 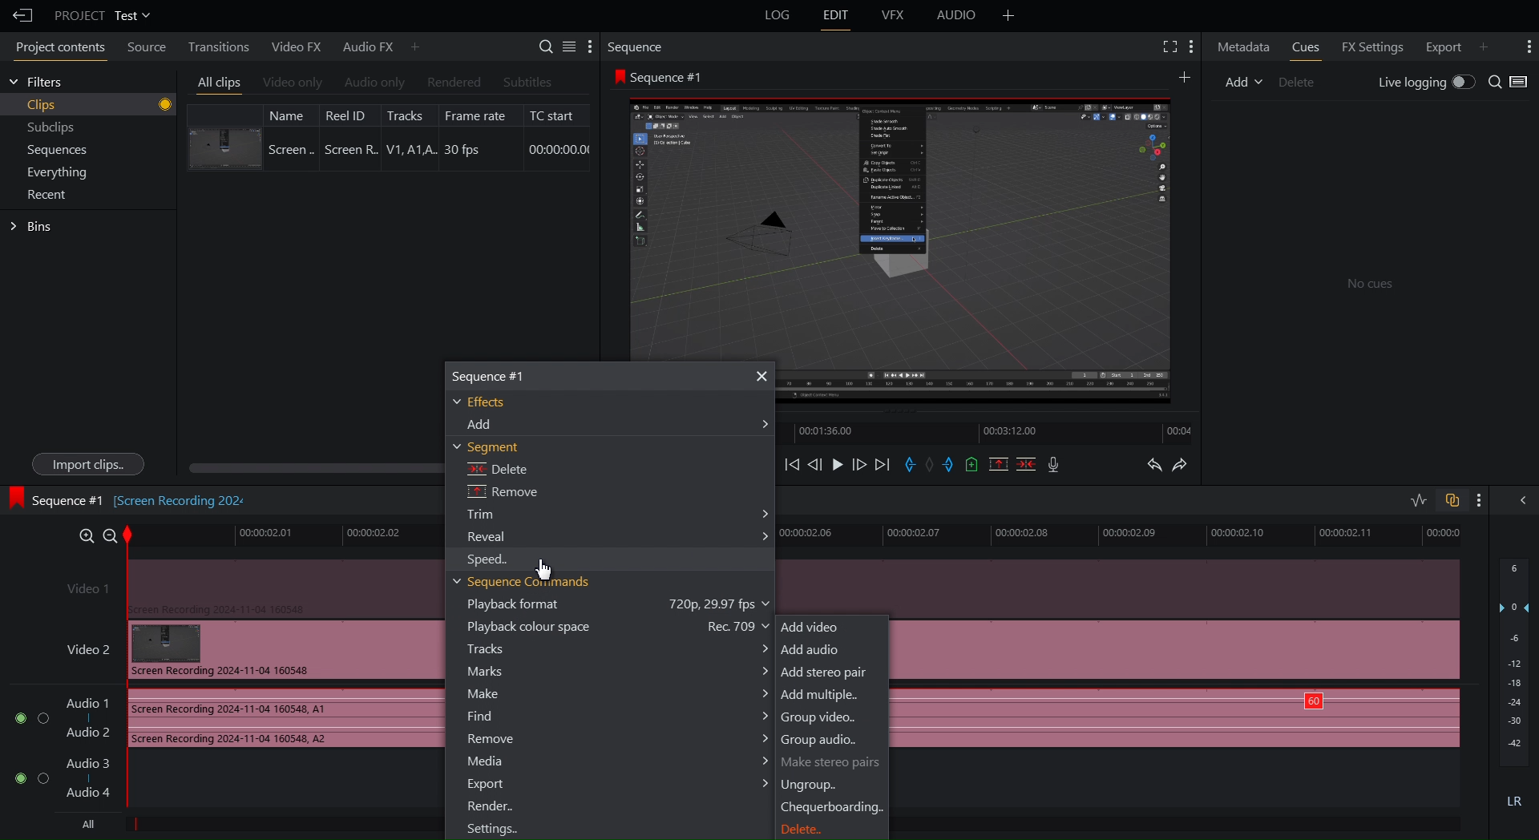 What do you see at coordinates (1509, 83) in the screenshot?
I see `Search` at bounding box center [1509, 83].